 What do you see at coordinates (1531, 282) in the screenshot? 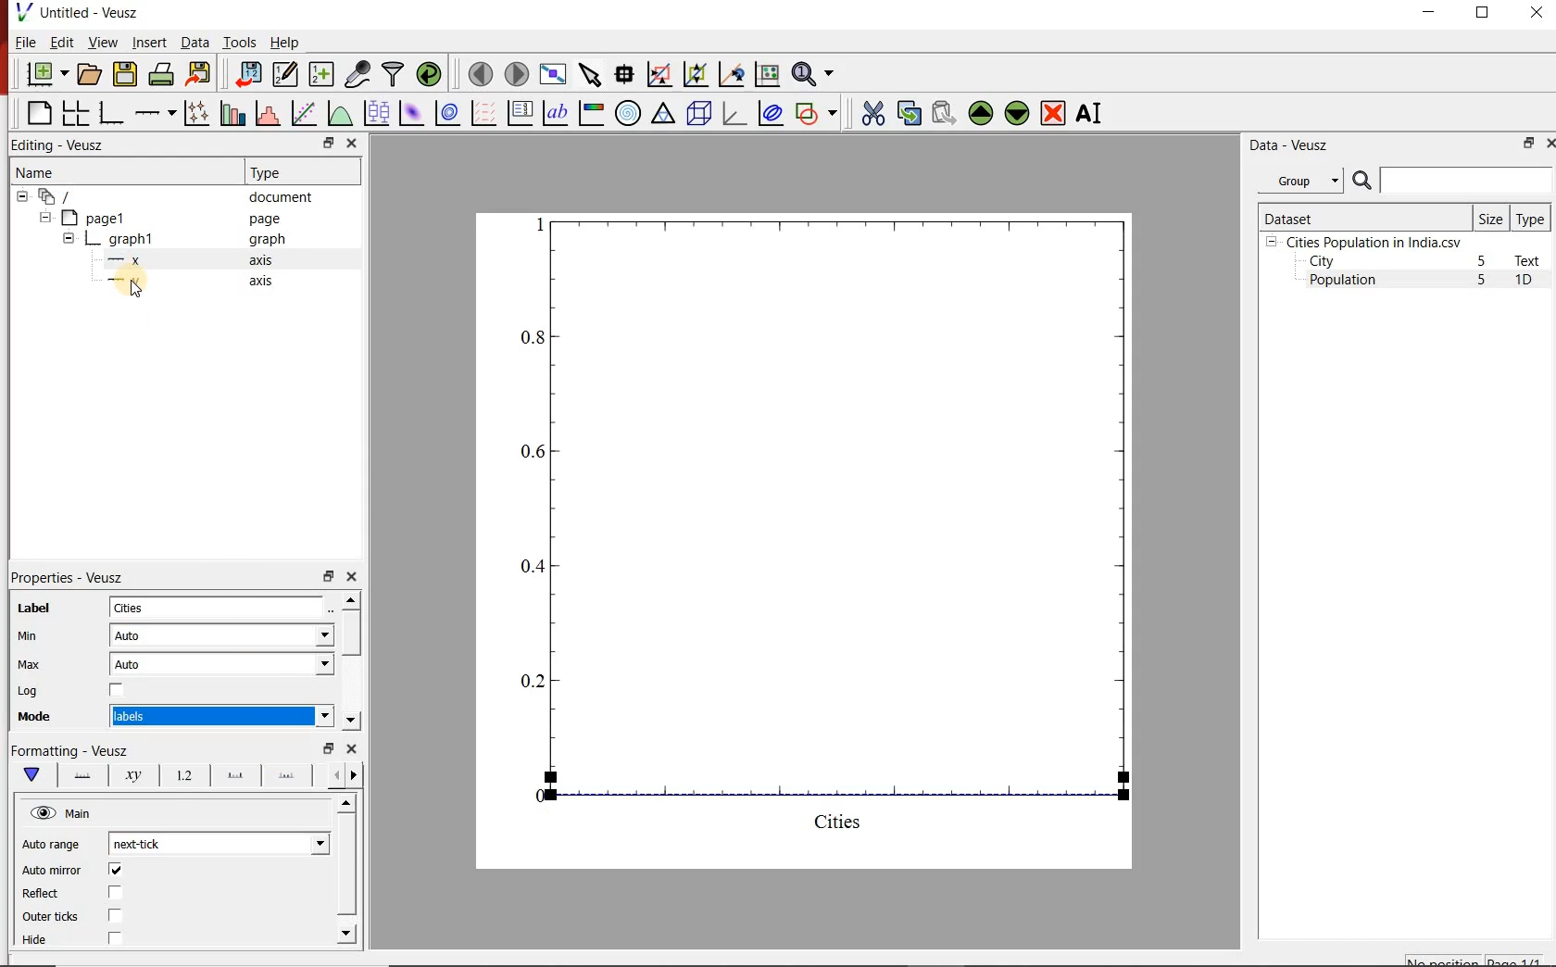
I see `1D` at bounding box center [1531, 282].